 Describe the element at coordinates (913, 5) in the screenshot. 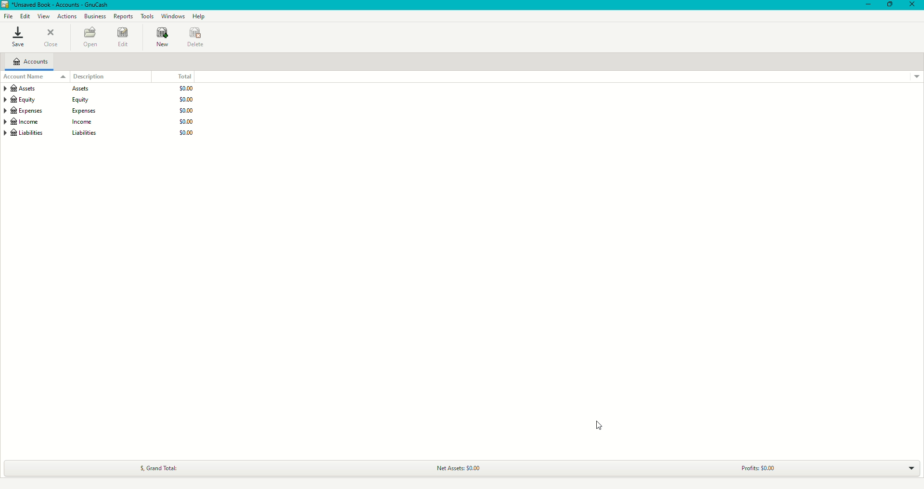

I see `Close` at that location.